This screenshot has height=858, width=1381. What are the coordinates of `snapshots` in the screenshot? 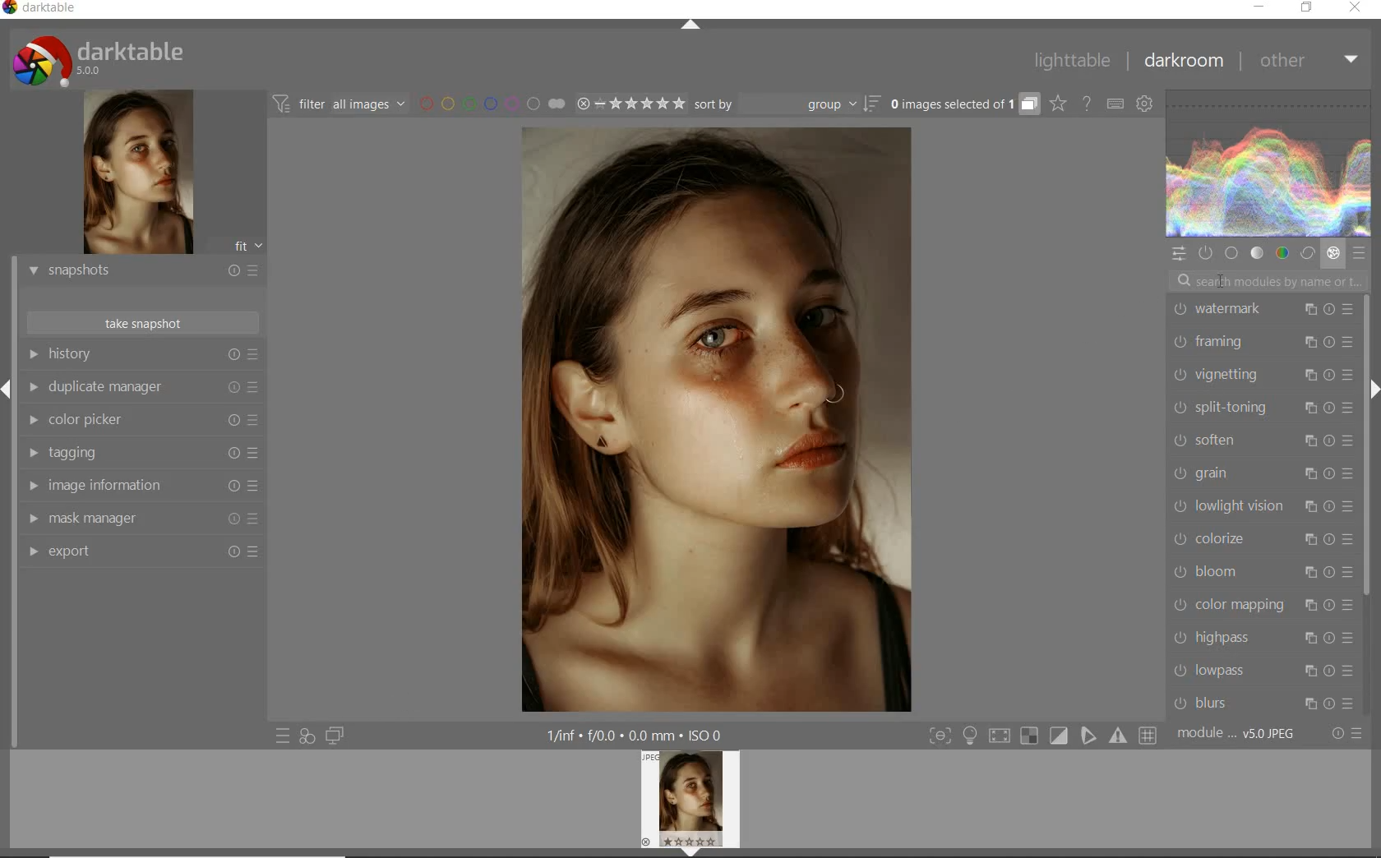 It's located at (142, 272).